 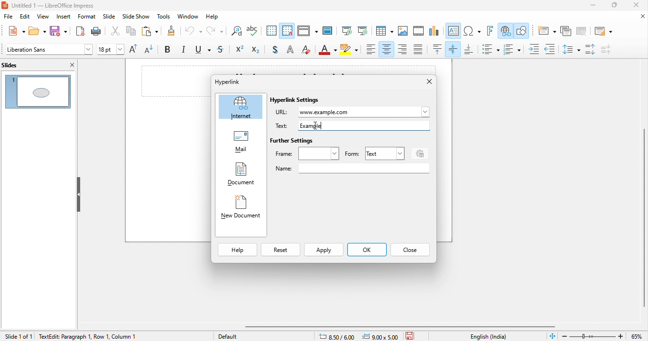 I want to click on align center, so click(x=387, y=49).